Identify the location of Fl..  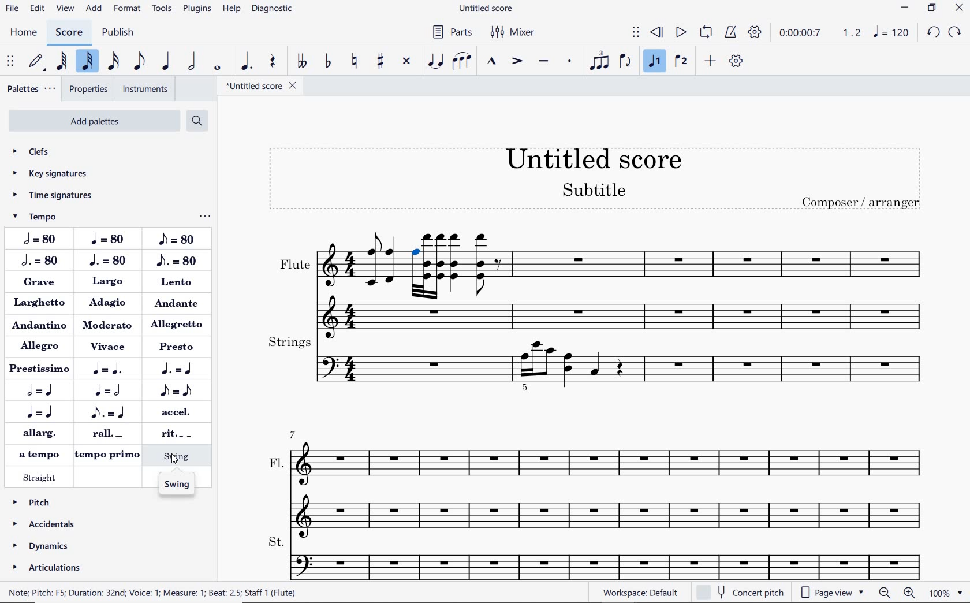
(604, 478).